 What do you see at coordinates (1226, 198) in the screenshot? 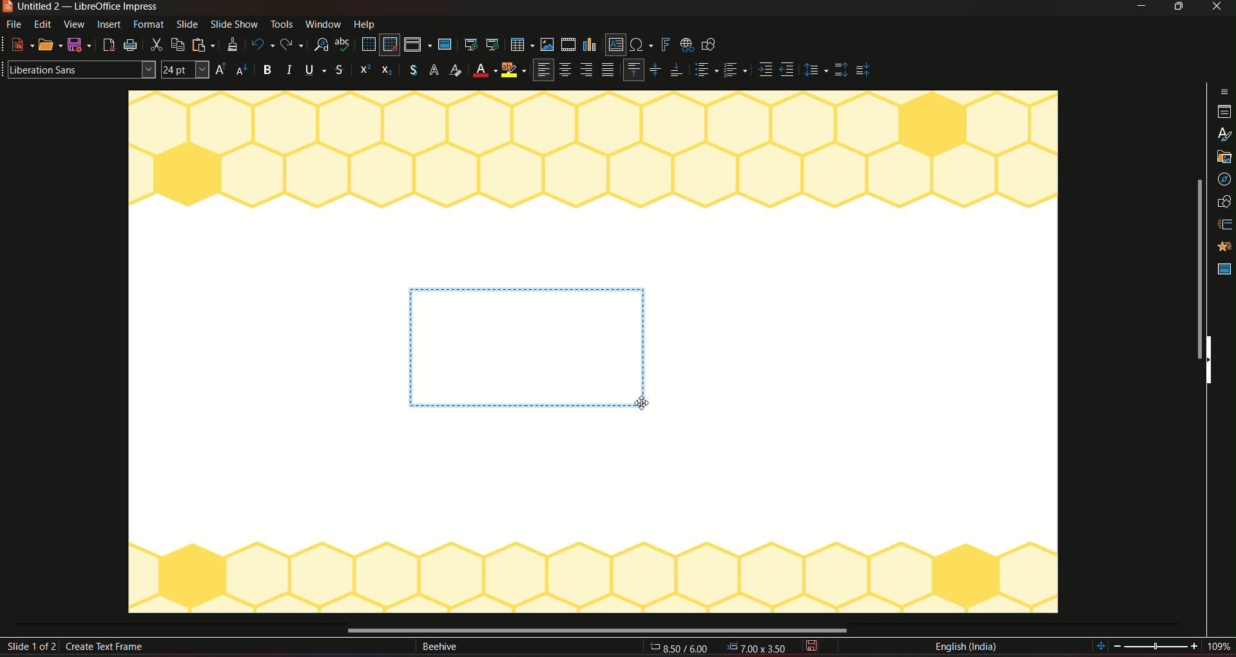
I see `slide transition ` at bounding box center [1226, 198].